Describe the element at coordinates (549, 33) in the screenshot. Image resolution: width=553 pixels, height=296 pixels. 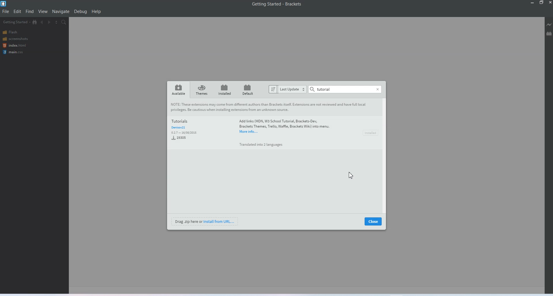
I see `Extension Manager` at that location.